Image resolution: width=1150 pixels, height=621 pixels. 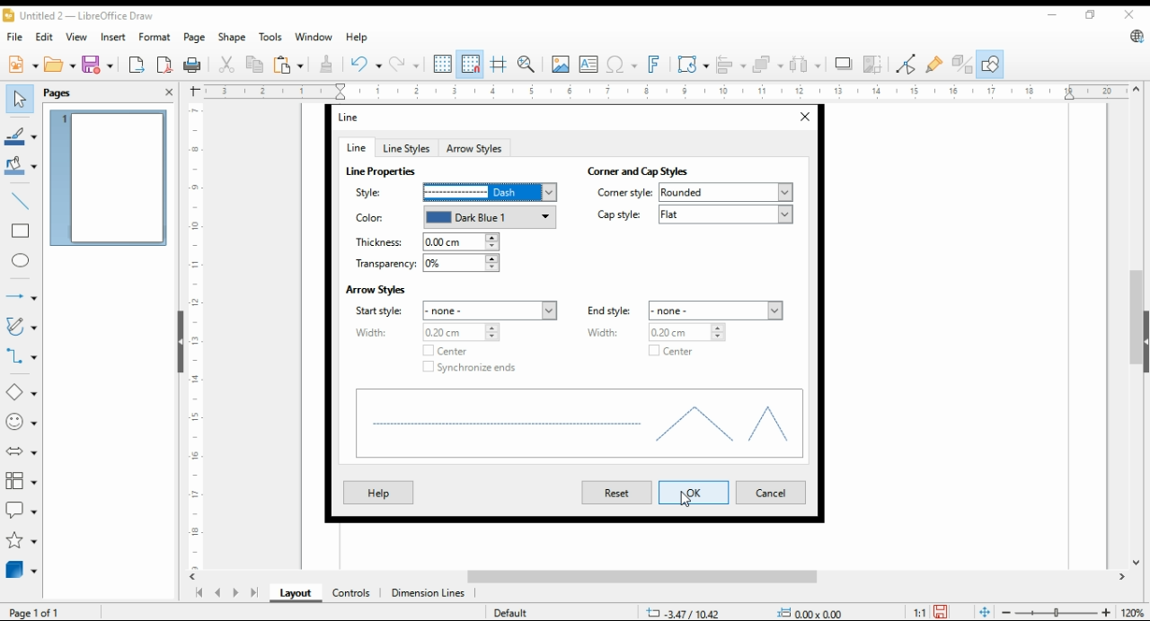 I want to click on restore, so click(x=1093, y=15).